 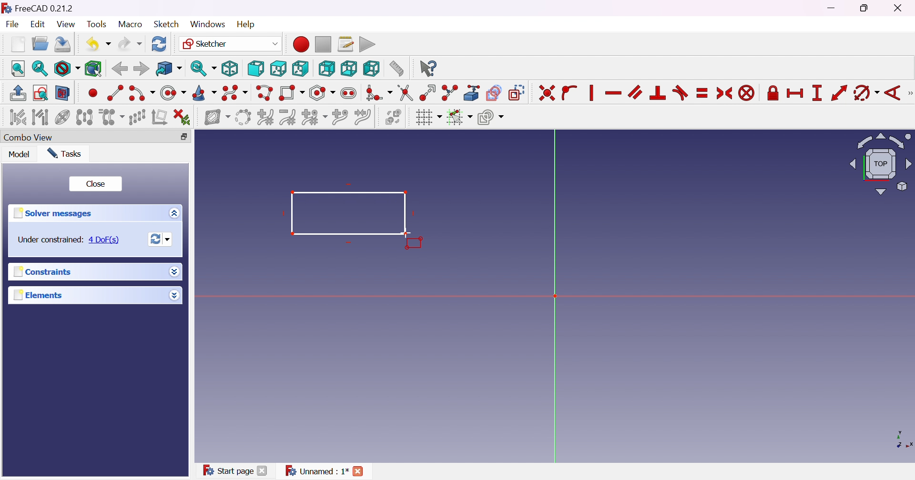 What do you see at coordinates (66, 68) in the screenshot?
I see `Fit style` at bounding box center [66, 68].